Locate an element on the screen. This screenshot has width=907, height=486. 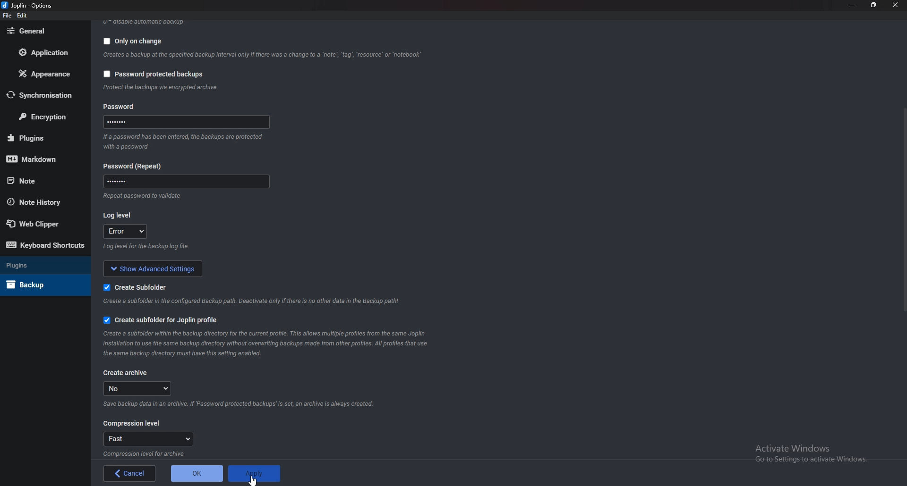
Info is located at coordinates (147, 454).